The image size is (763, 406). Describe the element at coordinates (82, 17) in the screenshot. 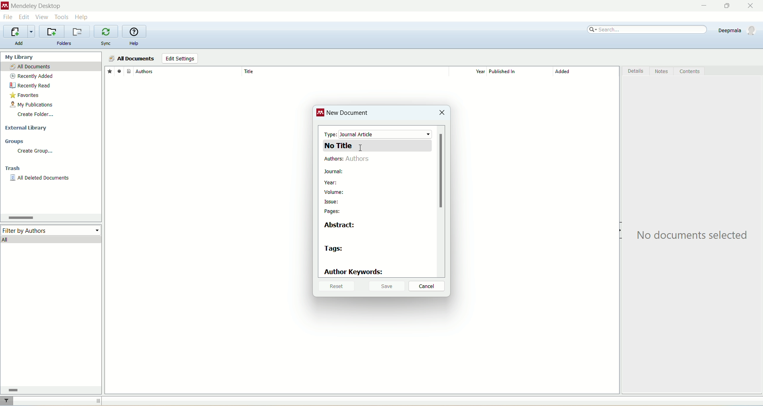

I see `help` at that location.